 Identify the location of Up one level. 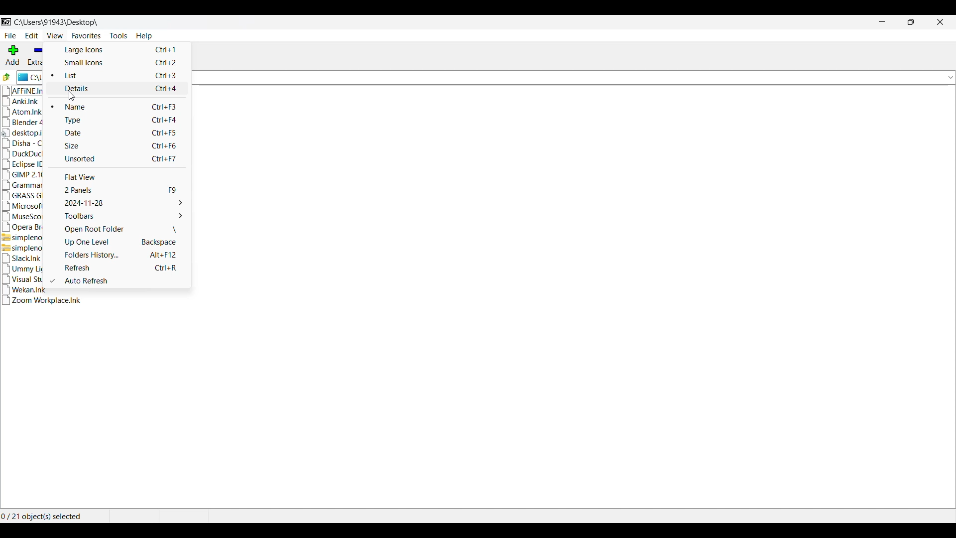
(125, 242).